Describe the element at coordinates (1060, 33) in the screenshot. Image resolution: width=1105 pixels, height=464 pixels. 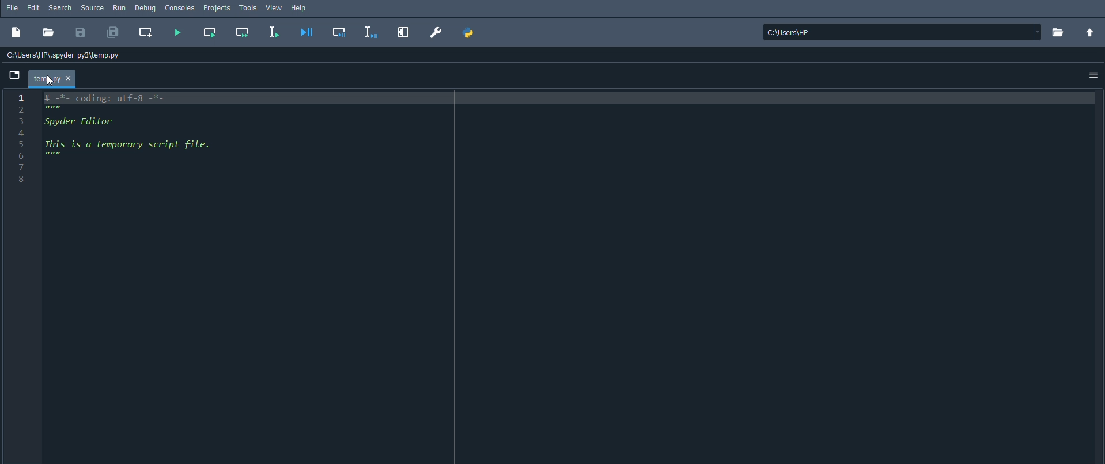
I see `Browse a working directory` at that location.